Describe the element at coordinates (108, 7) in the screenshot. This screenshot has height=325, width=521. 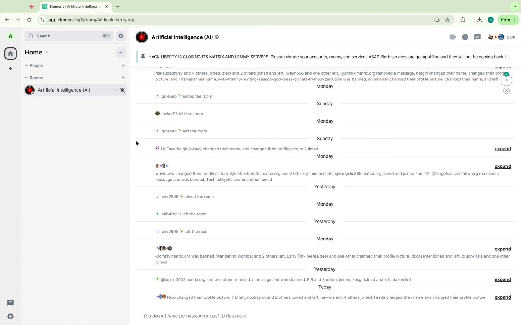
I see `close tab` at that location.